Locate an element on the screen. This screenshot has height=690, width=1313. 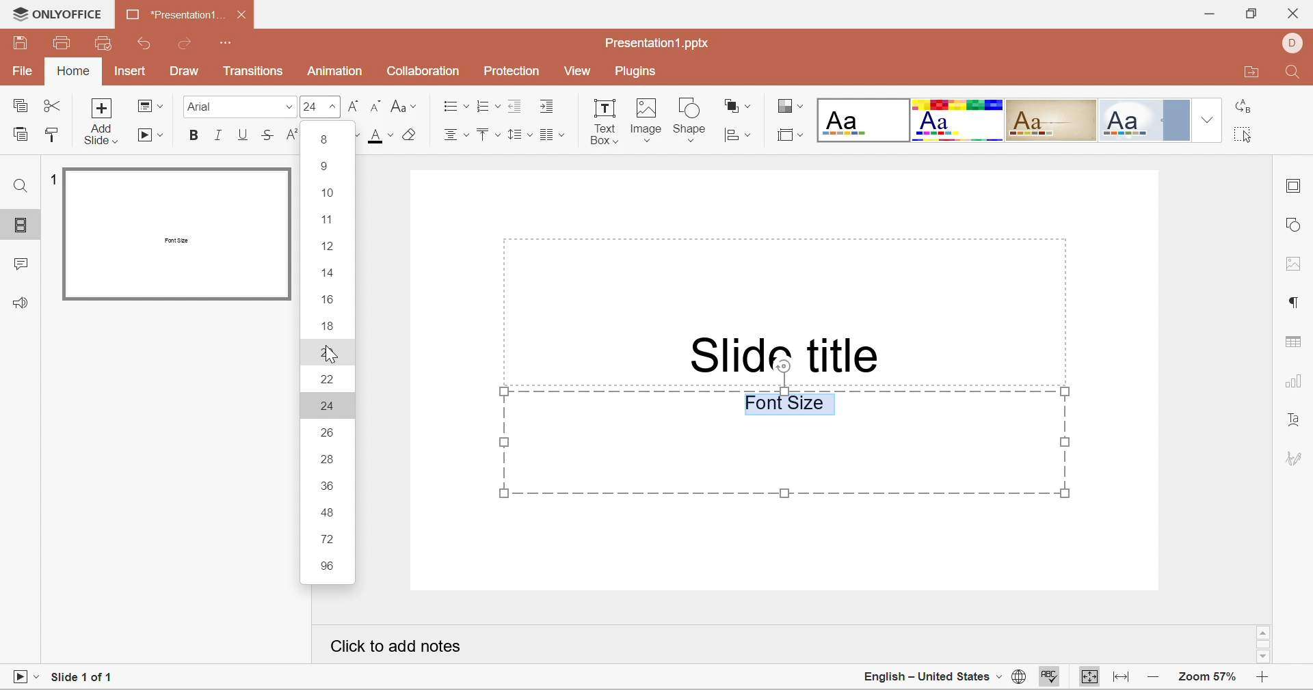
Slide is located at coordinates (178, 234).